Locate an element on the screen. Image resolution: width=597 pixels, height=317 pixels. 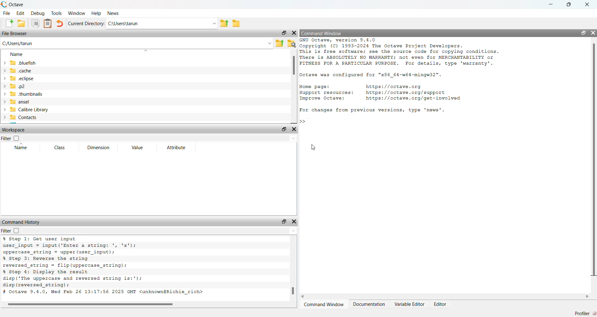
undo is located at coordinates (59, 24).